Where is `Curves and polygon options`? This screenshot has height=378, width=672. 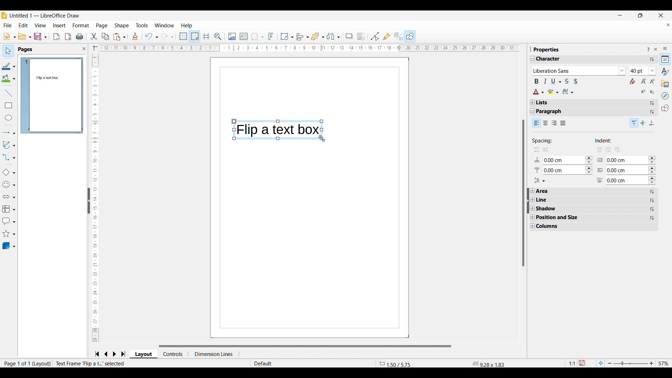
Curves and polygon options is located at coordinates (9, 145).